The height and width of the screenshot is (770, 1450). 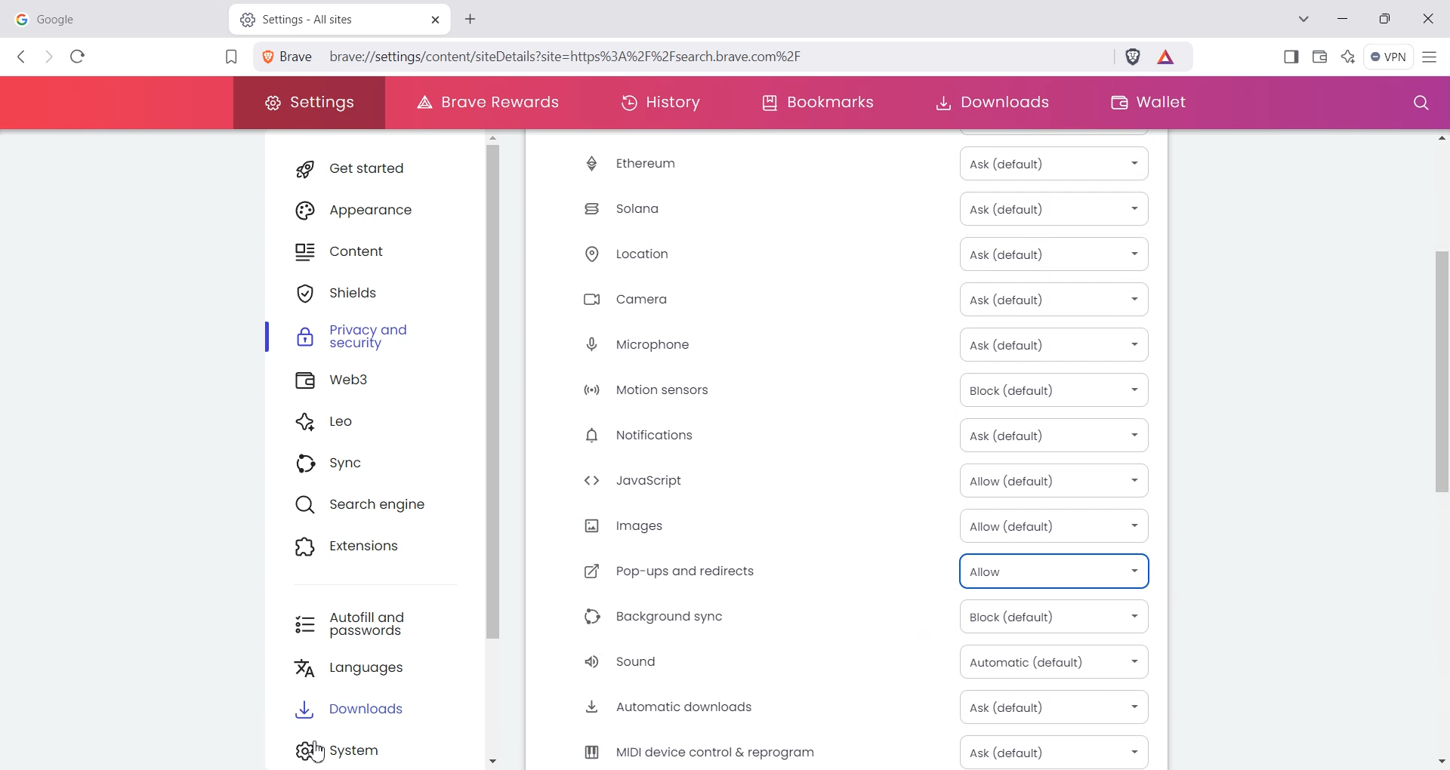 I want to click on Back, so click(x=23, y=57).